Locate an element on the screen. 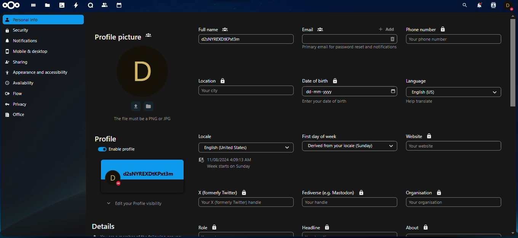  role is located at coordinates (208, 227).